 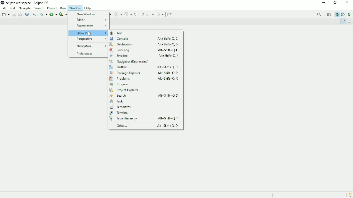 What do you see at coordinates (75, 8) in the screenshot?
I see `Window` at bounding box center [75, 8].